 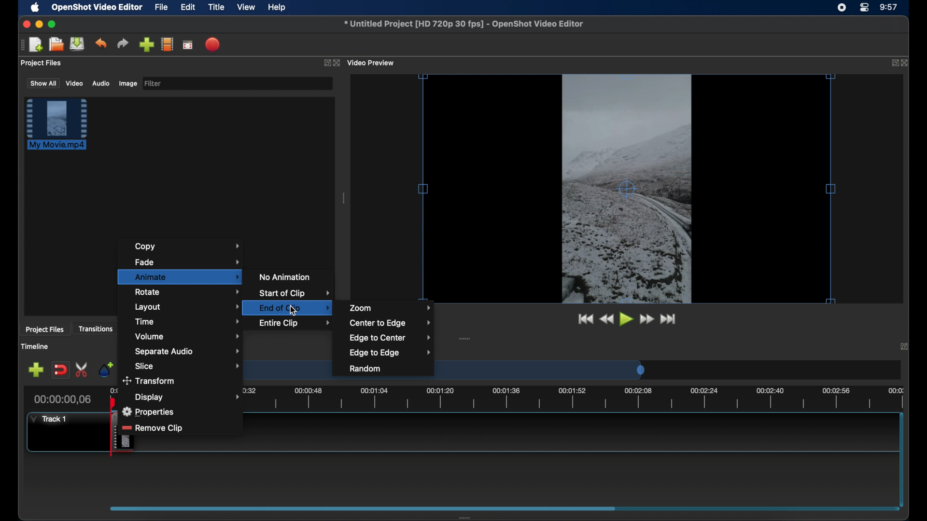 I want to click on expand, so click(x=906, y=346).